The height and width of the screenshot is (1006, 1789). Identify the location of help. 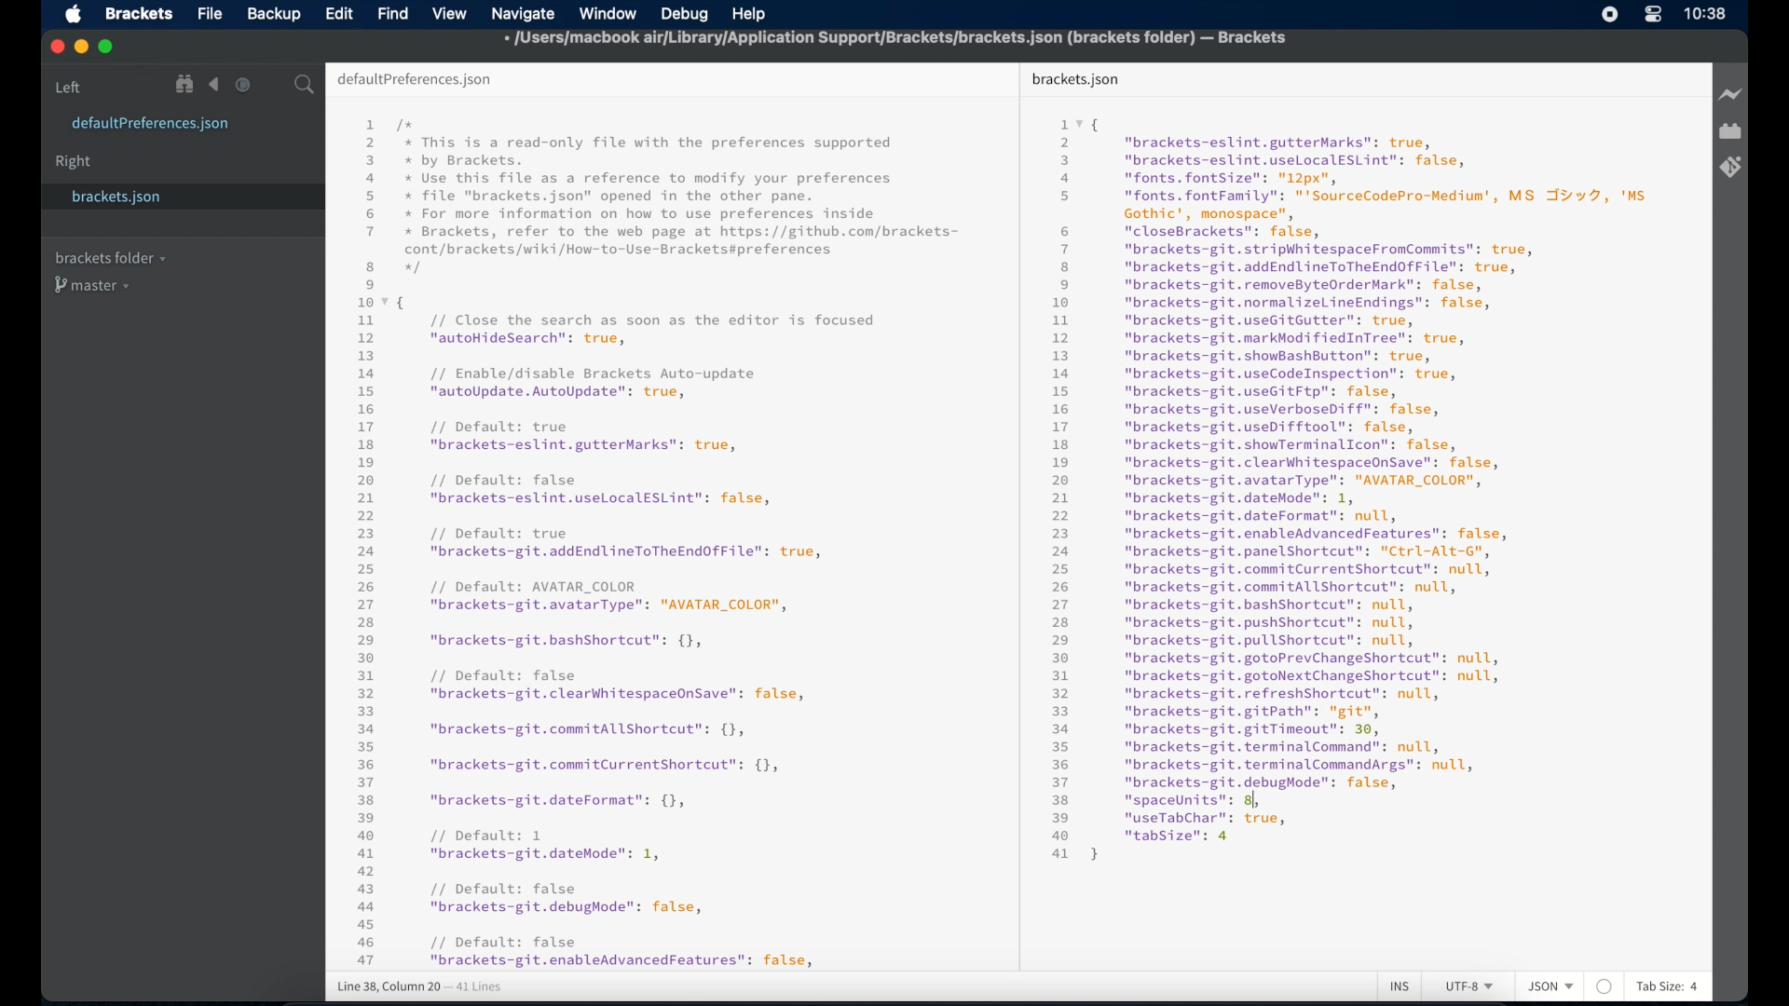
(749, 16).